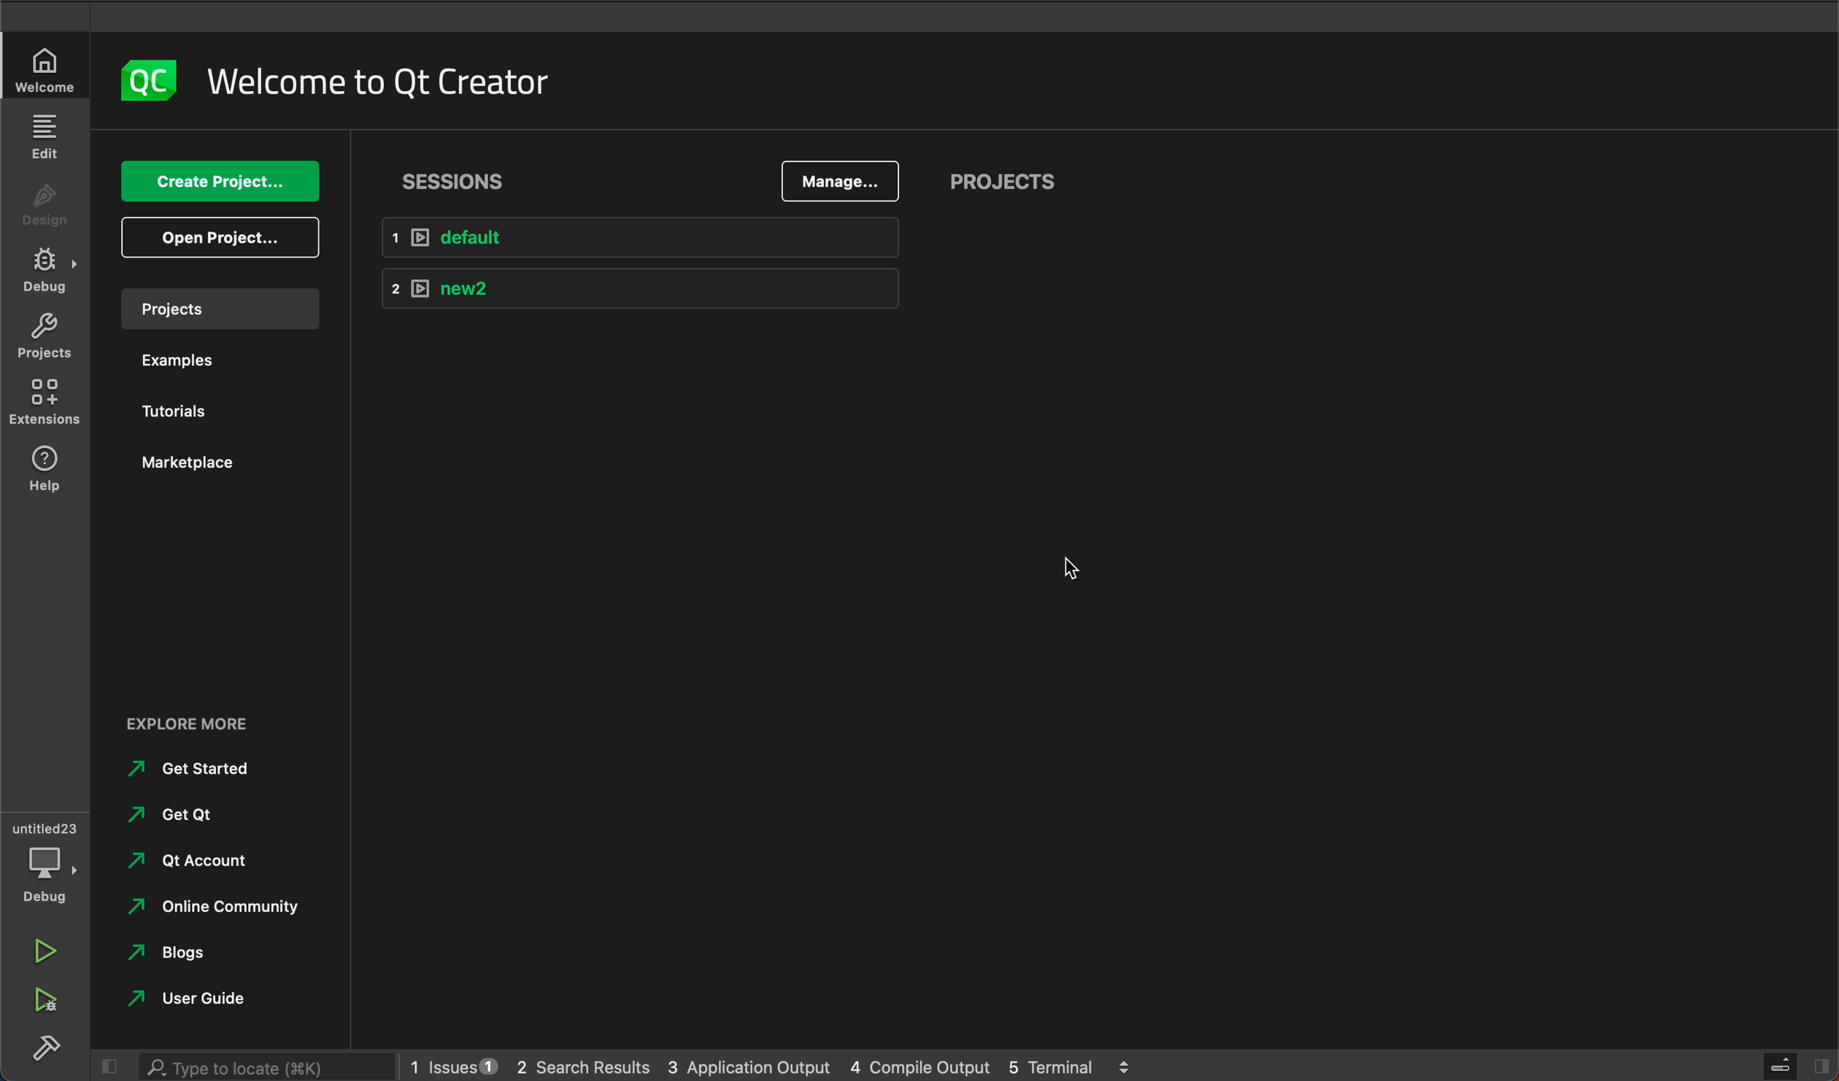 The height and width of the screenshot is (1081, 1839). Describe the element at coordinates (1003, 185) in the screenshot. I see `projects` at that location.